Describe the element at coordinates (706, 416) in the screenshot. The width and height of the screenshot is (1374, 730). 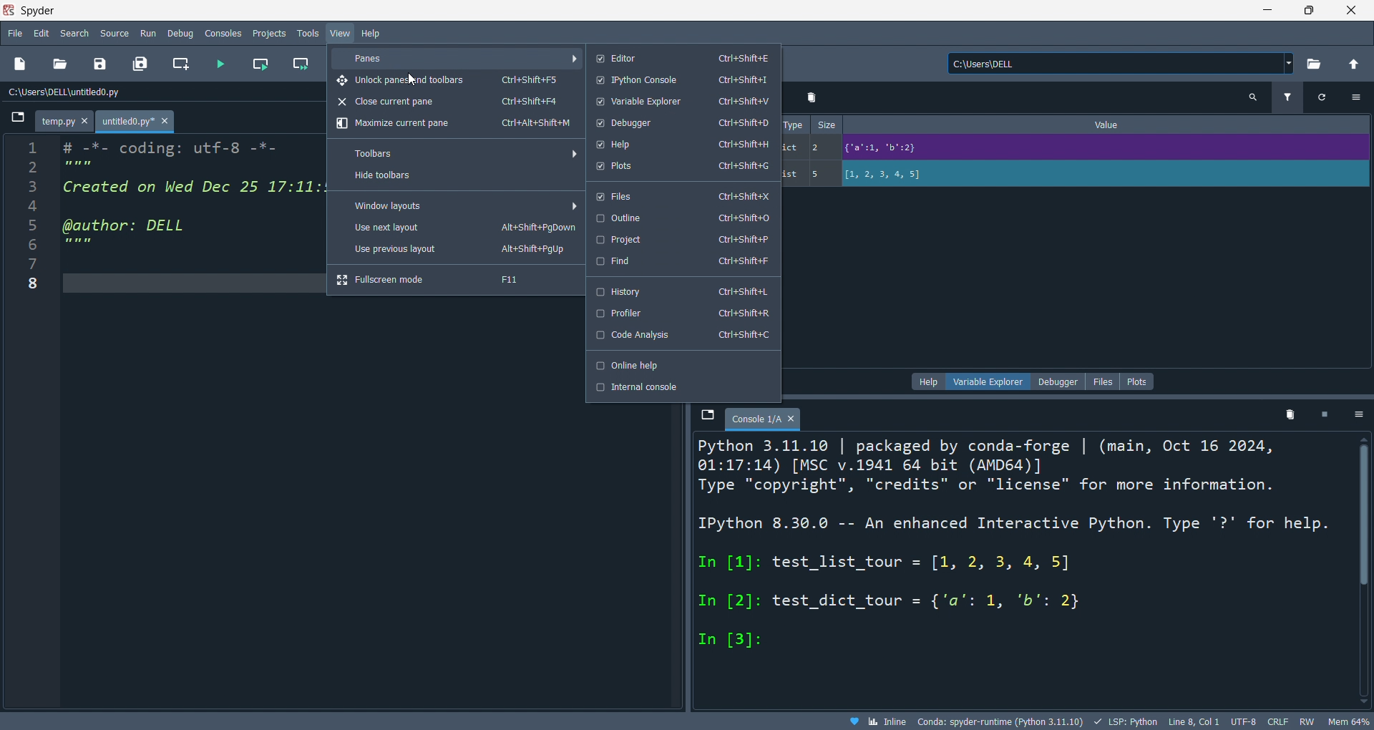
I see `browse tabs` at that location.